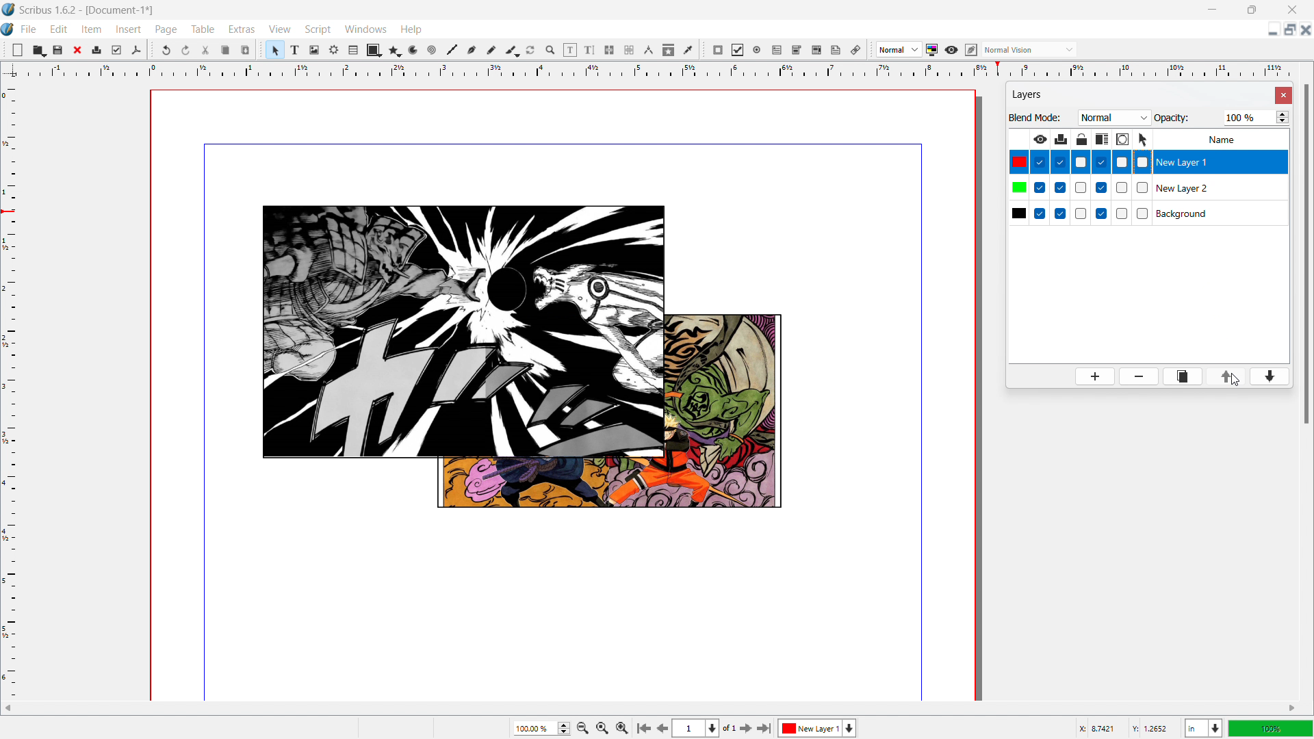 This screenshot has width=1314, height=739. I want to click on select items, so click(276, 50).